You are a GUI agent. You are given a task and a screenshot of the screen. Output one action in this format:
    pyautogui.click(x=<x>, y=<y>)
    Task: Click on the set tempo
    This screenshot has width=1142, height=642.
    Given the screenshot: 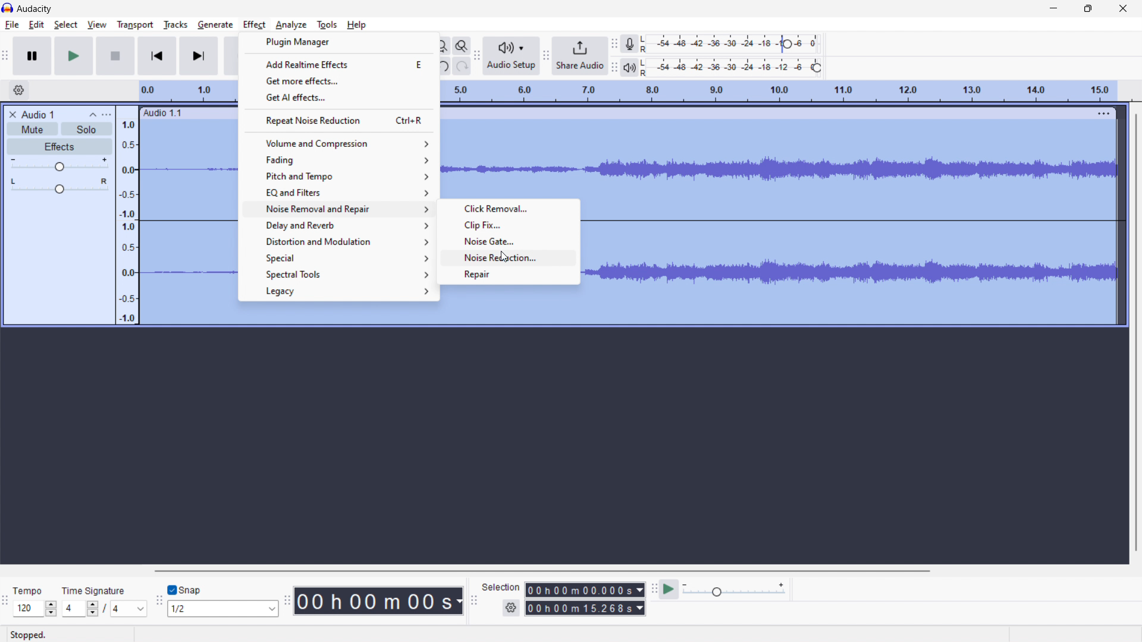 What is the action you would take?
    pyautogui.click(x=35, y=600)
    